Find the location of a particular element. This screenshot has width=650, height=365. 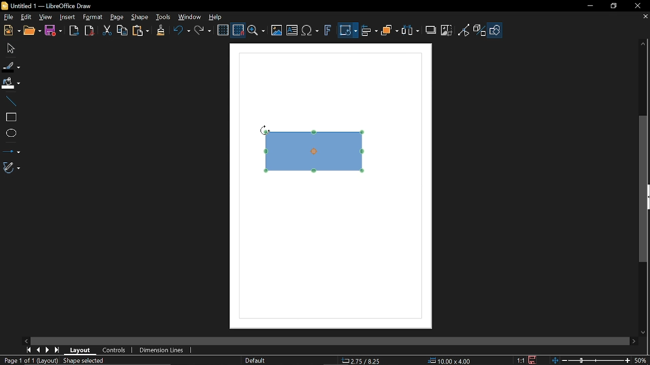

Change zoom is located at coordinates (592, 361).